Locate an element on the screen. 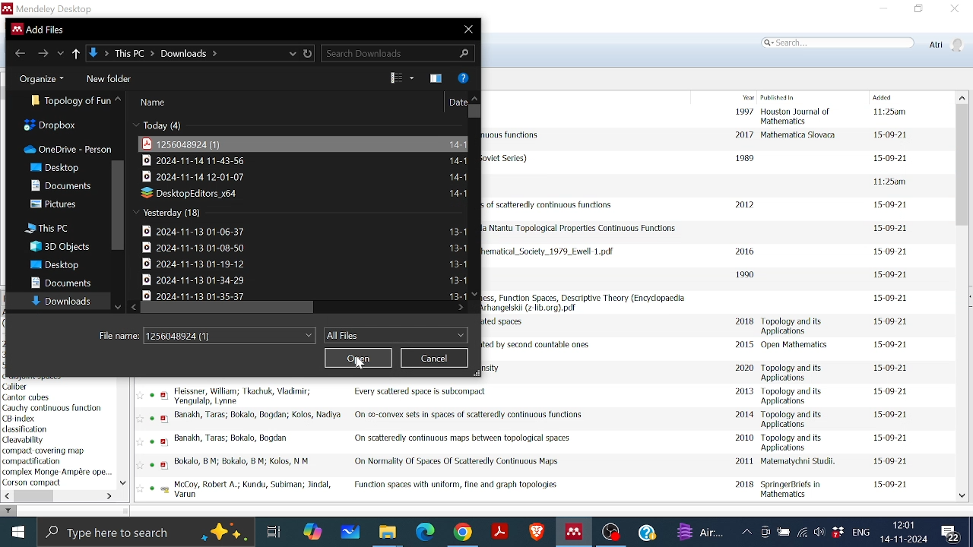  Desktop is located at coordinates (63, 167).